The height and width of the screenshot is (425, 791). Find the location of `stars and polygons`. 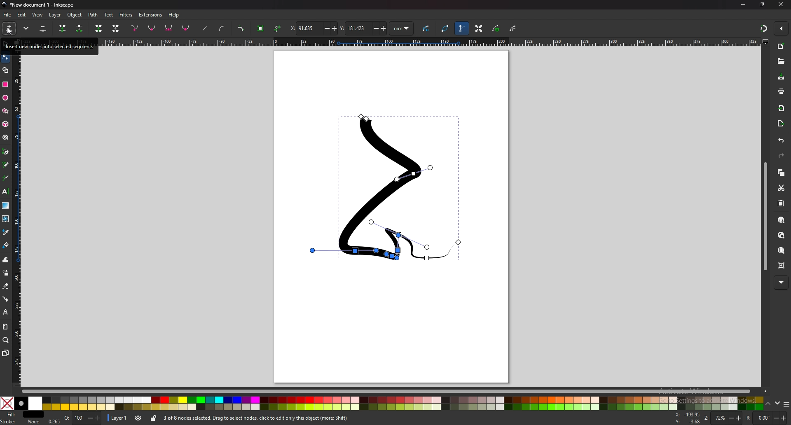

stars and polygons is located at coordinates (5, 111).